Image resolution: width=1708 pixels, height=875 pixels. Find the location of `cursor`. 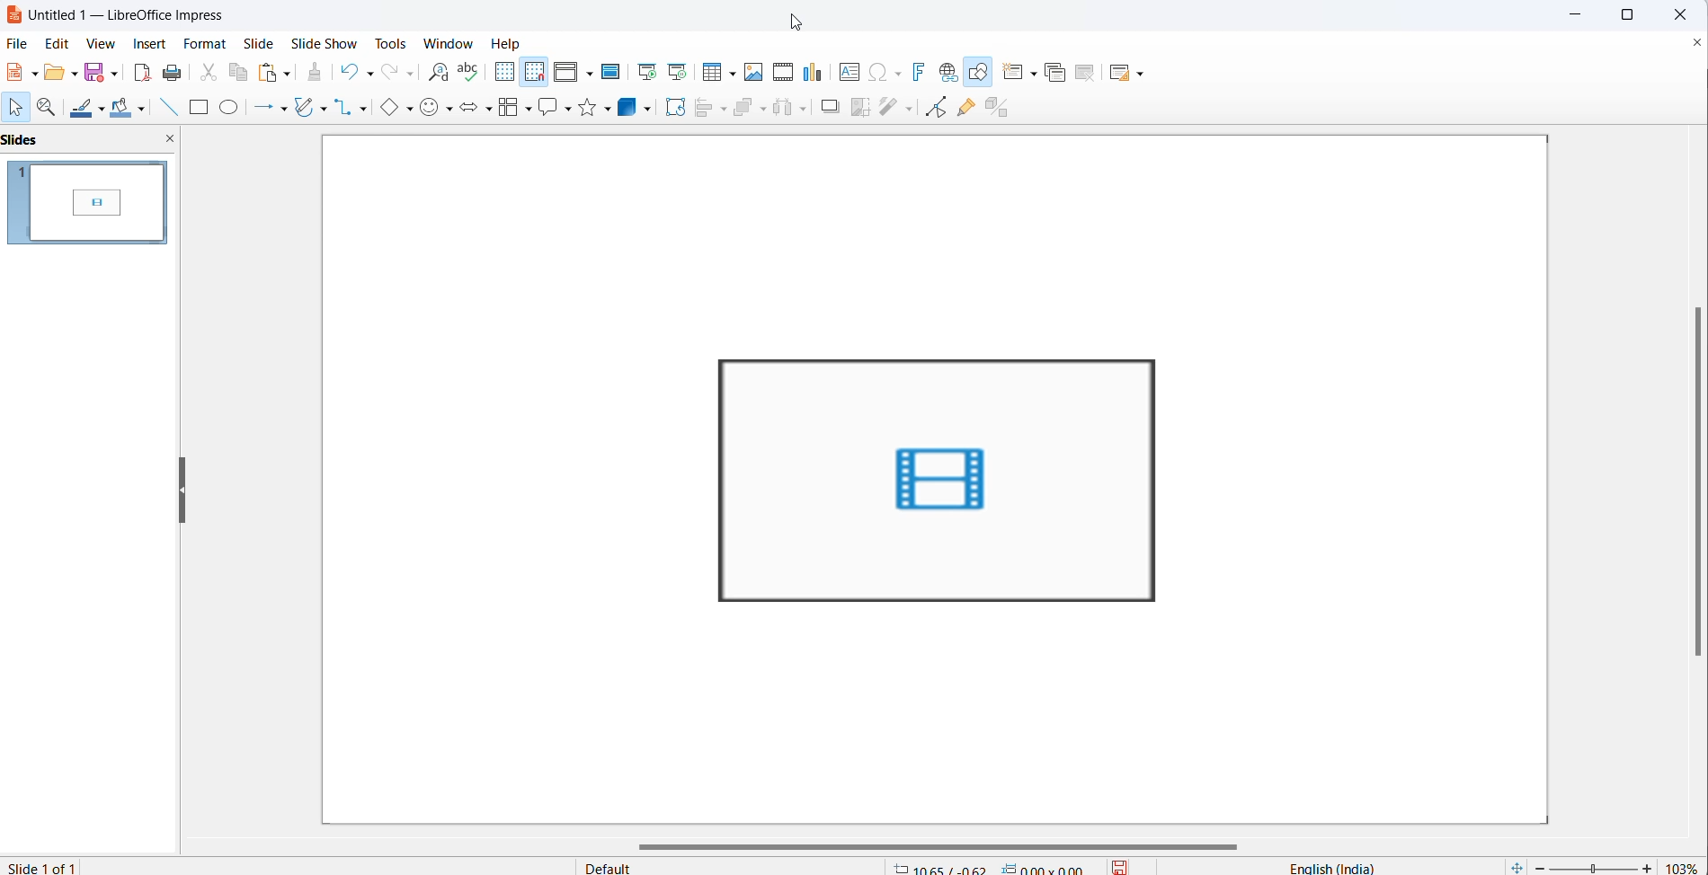

cursor is located at coordinates (801, 24).